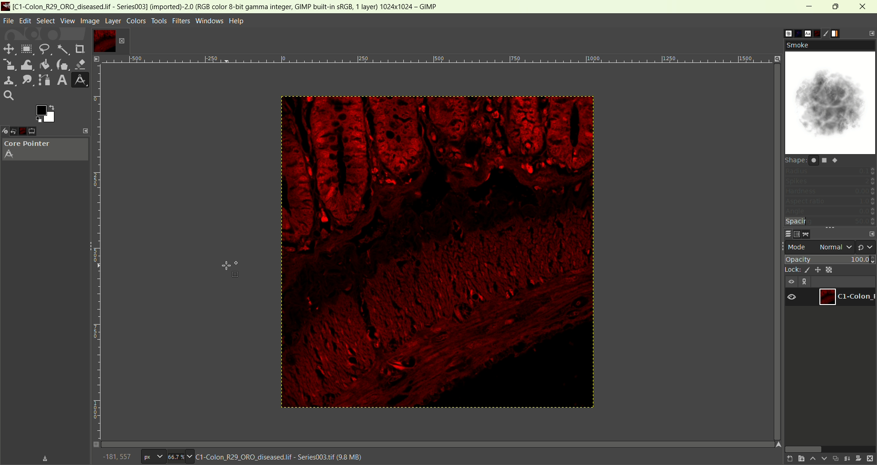  I want to click on merge layer, so click(847, 459).